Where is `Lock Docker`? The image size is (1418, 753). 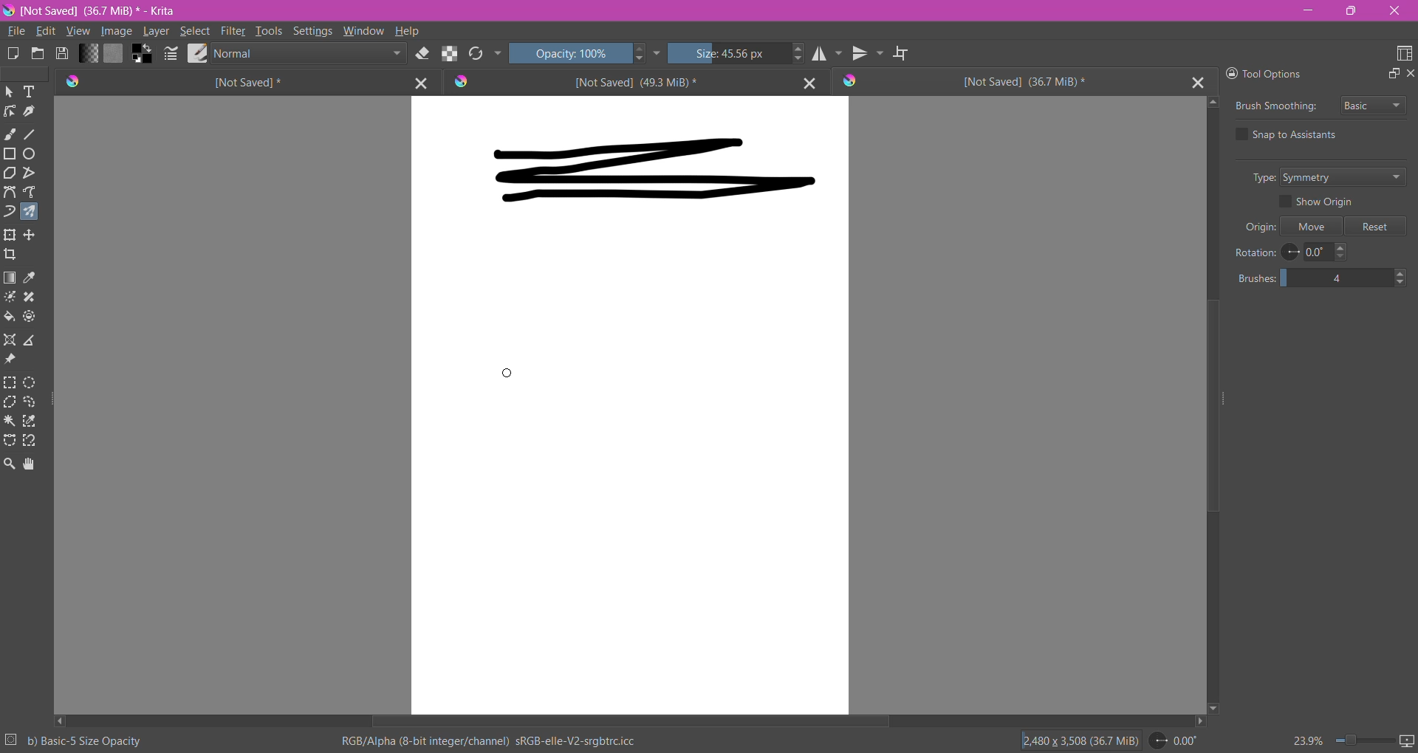 Lock Docker is located at coordinates (1227, 73).